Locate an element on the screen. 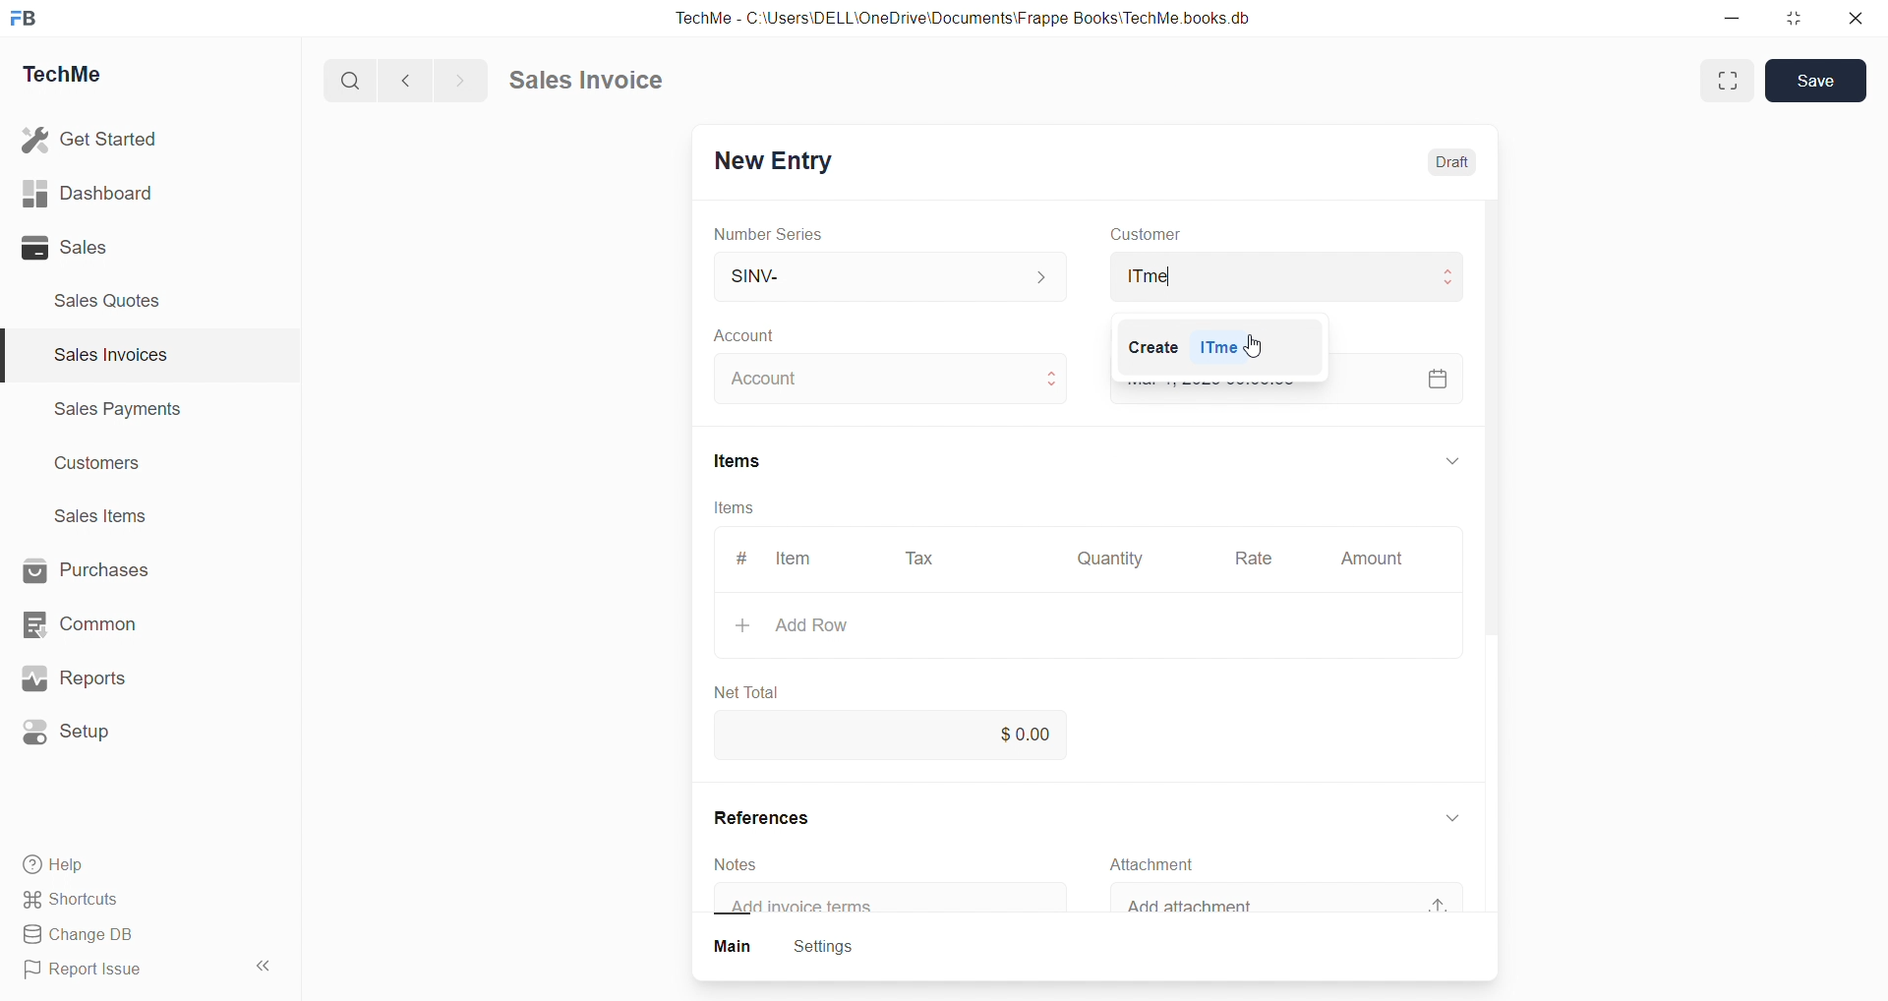 The width and height of the screenshot is (1888, 1001). Amount is located at coordinates (1371, 559).